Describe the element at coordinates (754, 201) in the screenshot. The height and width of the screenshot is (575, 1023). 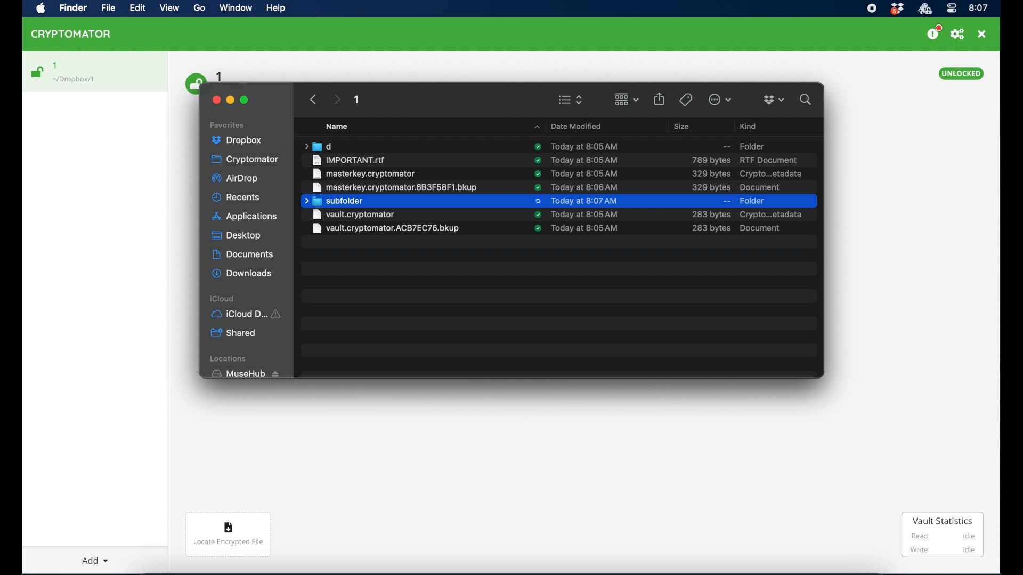
I see `folder` at that location.